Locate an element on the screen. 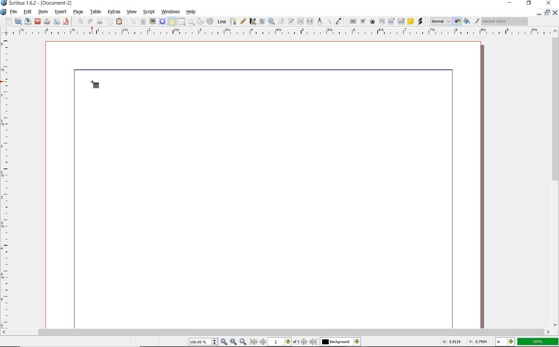 The height and width of the screenshot is (347, 559). preflight verifier is located at coordinates (57, 22).